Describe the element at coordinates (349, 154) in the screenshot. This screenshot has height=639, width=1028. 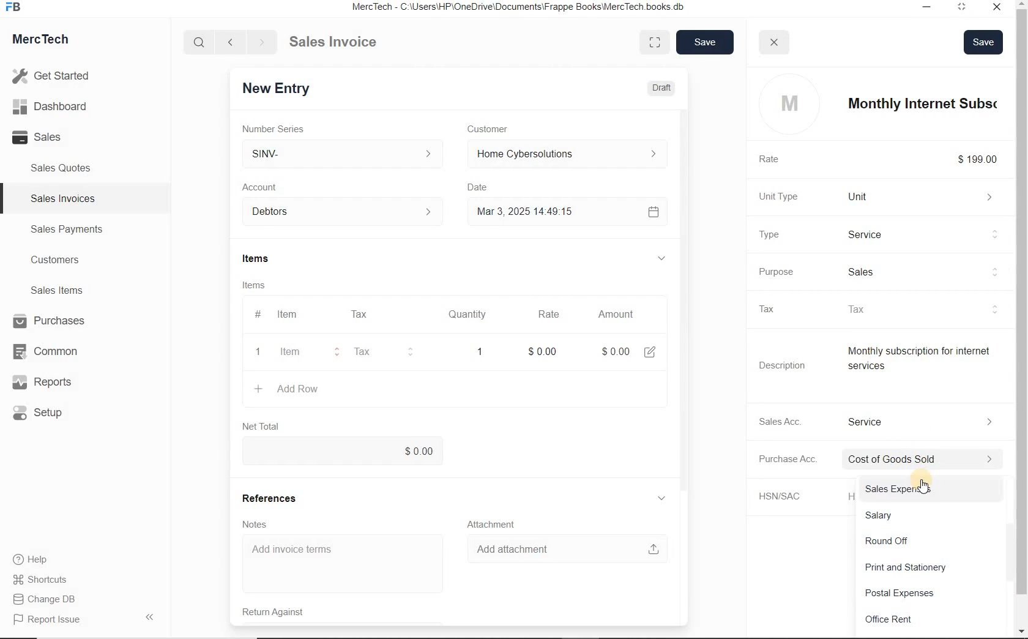
I see `SINV-` at that location.